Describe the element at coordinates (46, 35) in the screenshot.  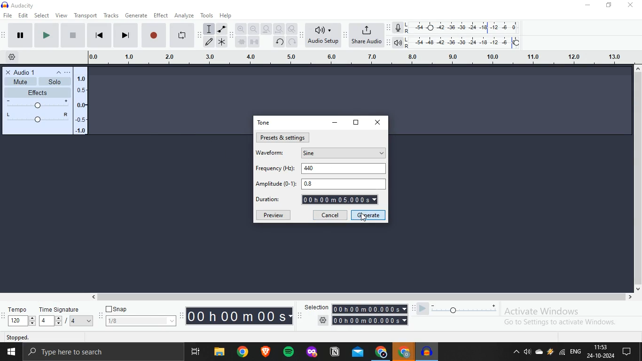
I see `Forward` at that location.